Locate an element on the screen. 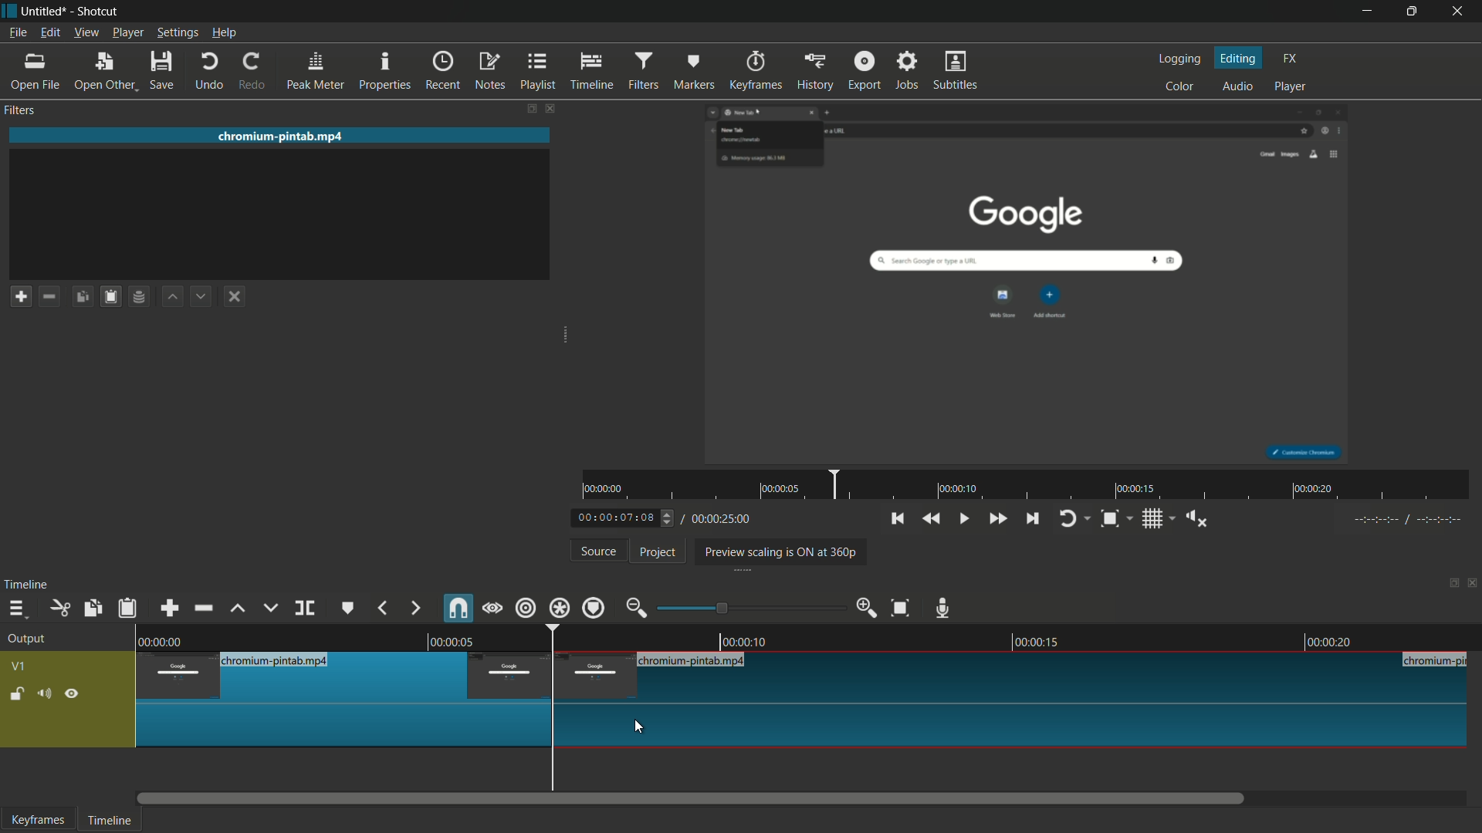  color is located at coordinates (1182, 86).